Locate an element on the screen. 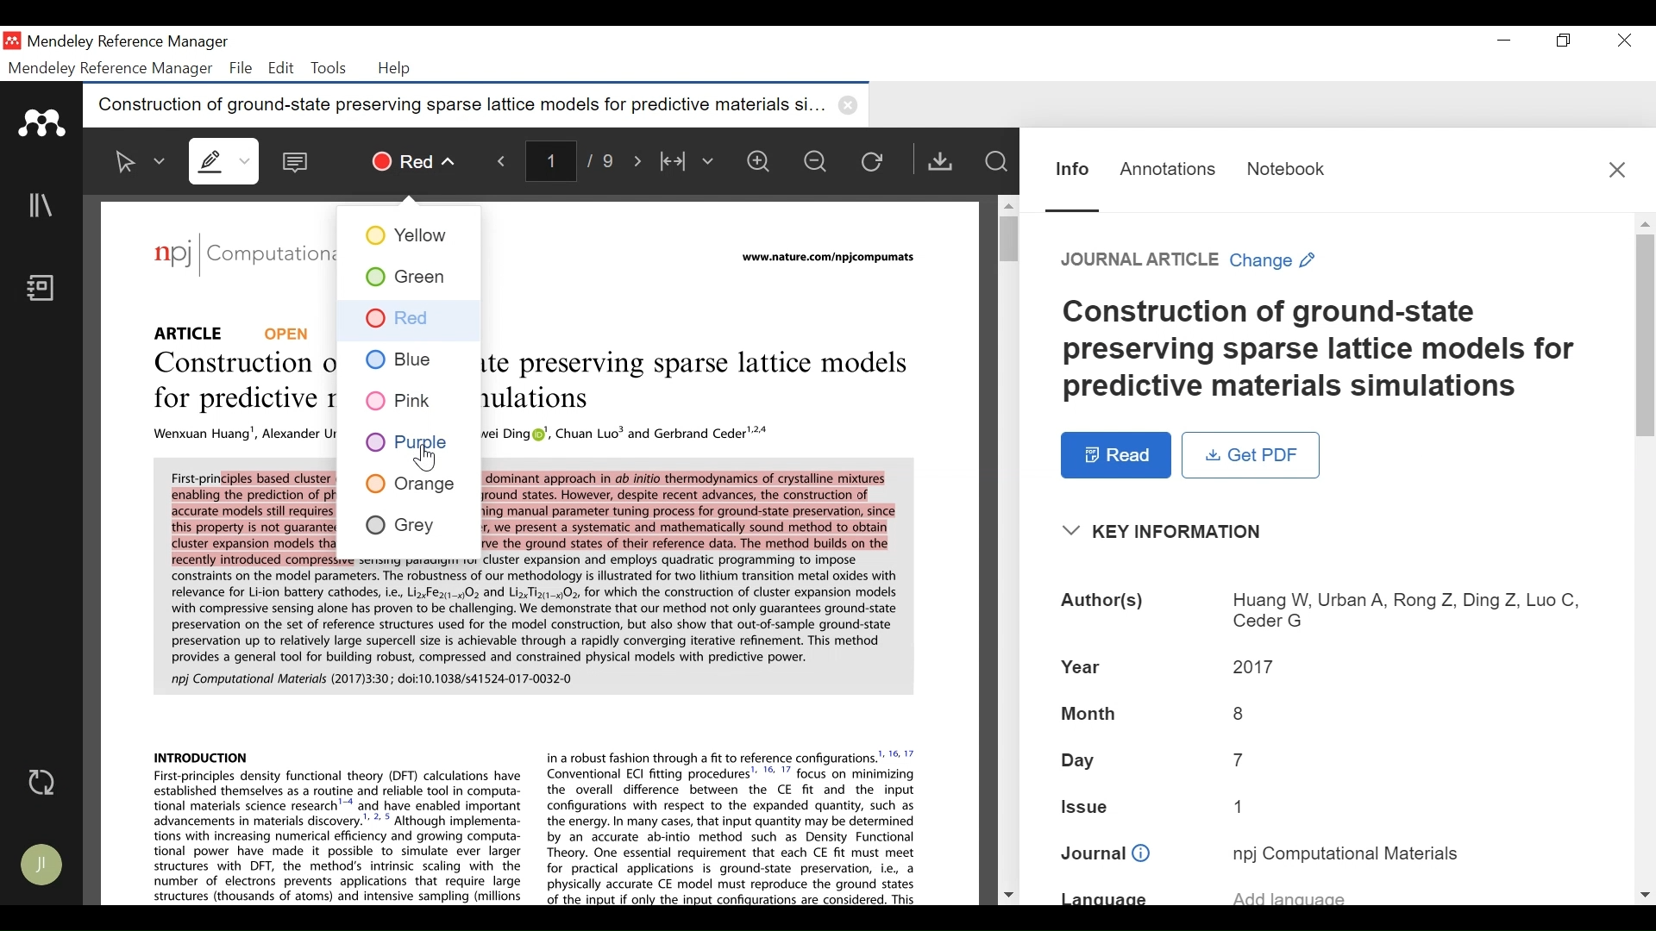  Edit is located at coordinates (282, 69).